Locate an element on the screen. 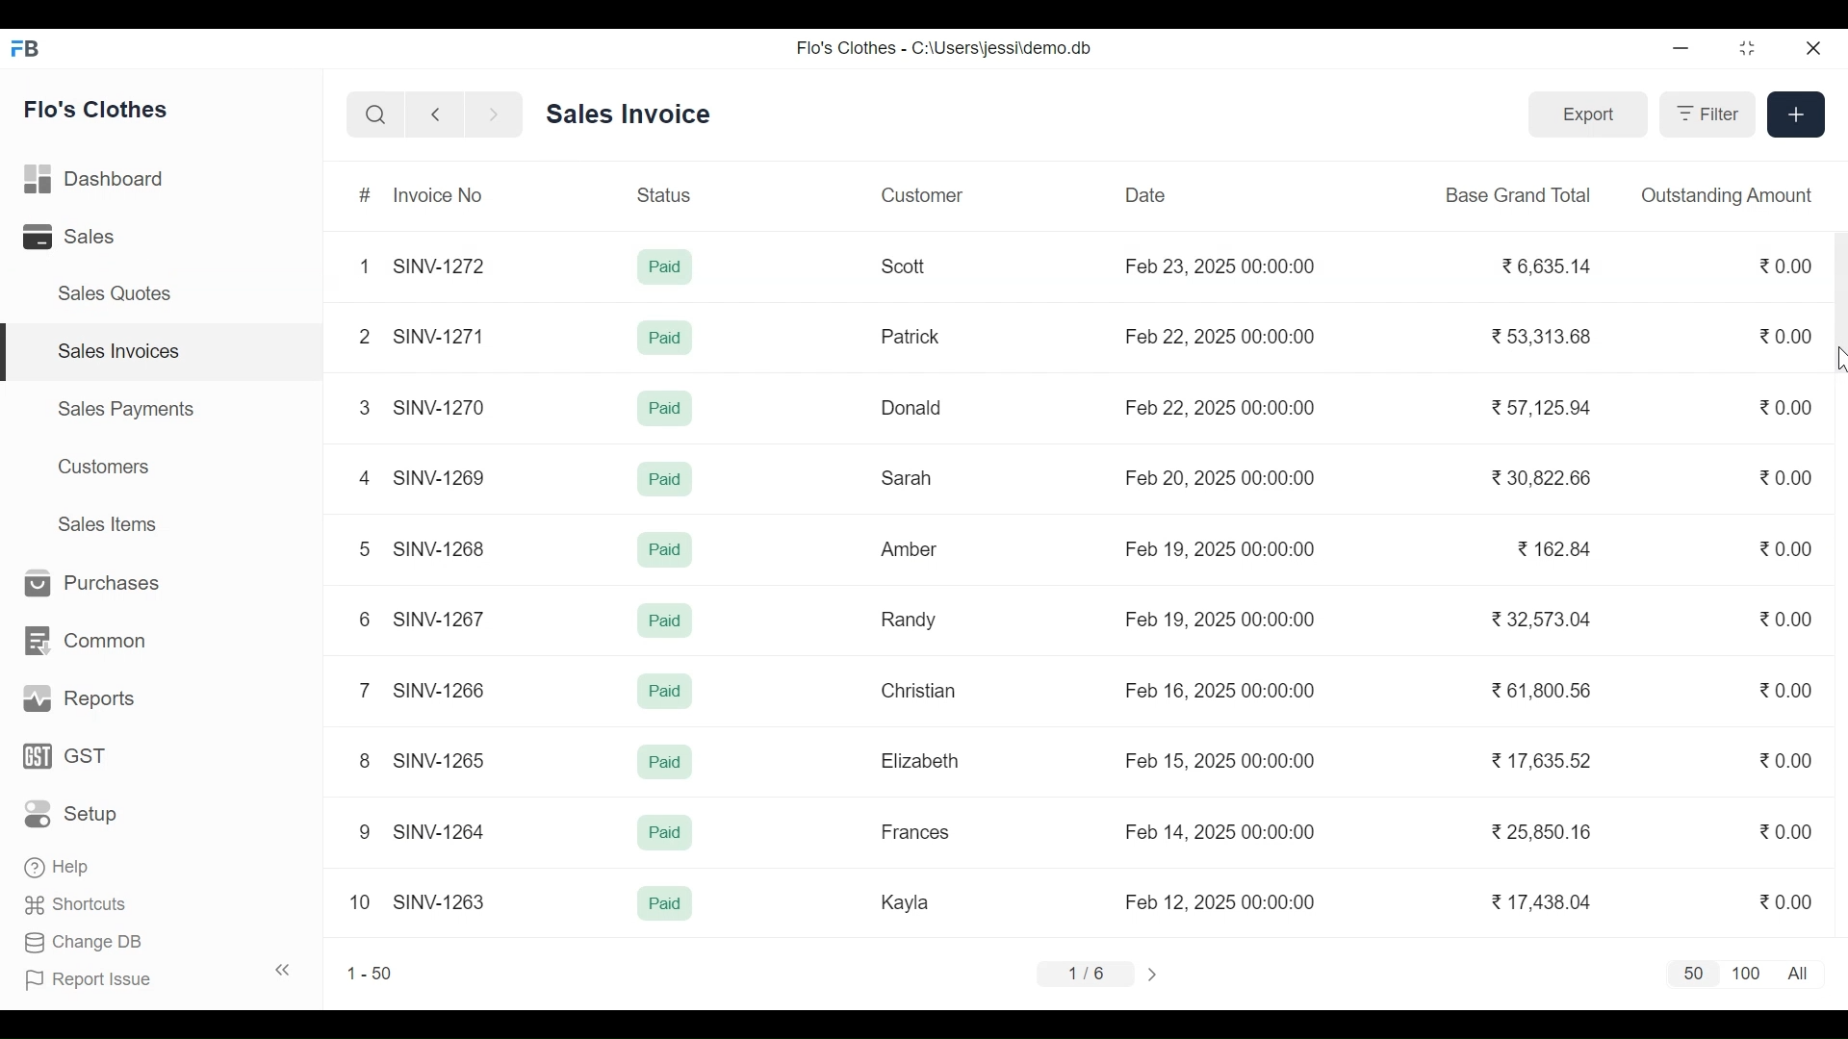 The height and width of the screenshot is (1039, 1848). Flo's Clothes - C:\Users\jessi\demo.db is located at coordinates (947, 47).